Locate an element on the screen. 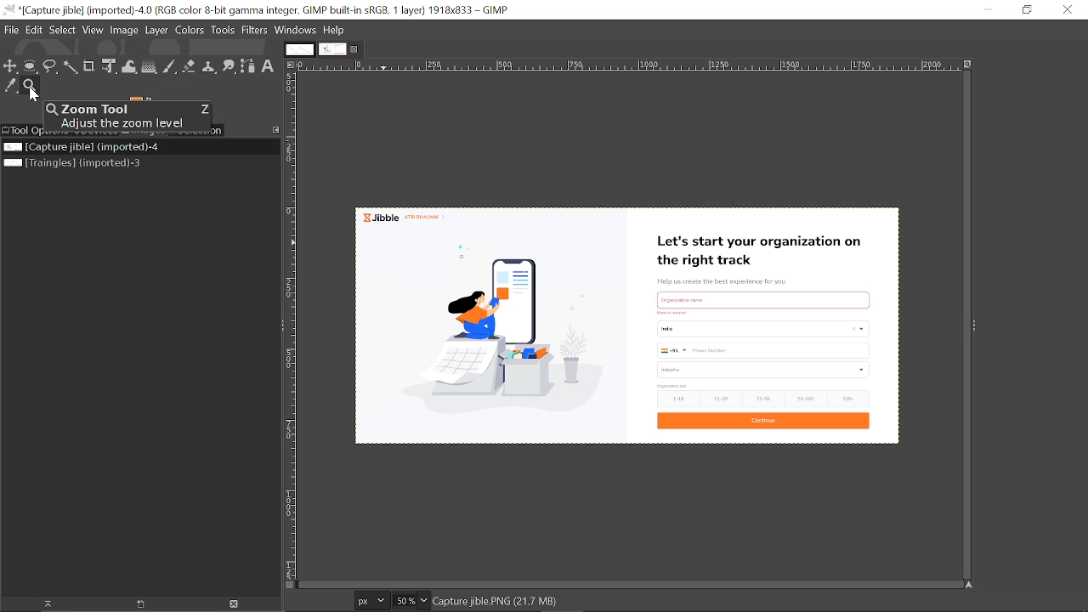 The height and width of the screenshot is (612, 1088). Crop tool is located at coordinates (89, 65).